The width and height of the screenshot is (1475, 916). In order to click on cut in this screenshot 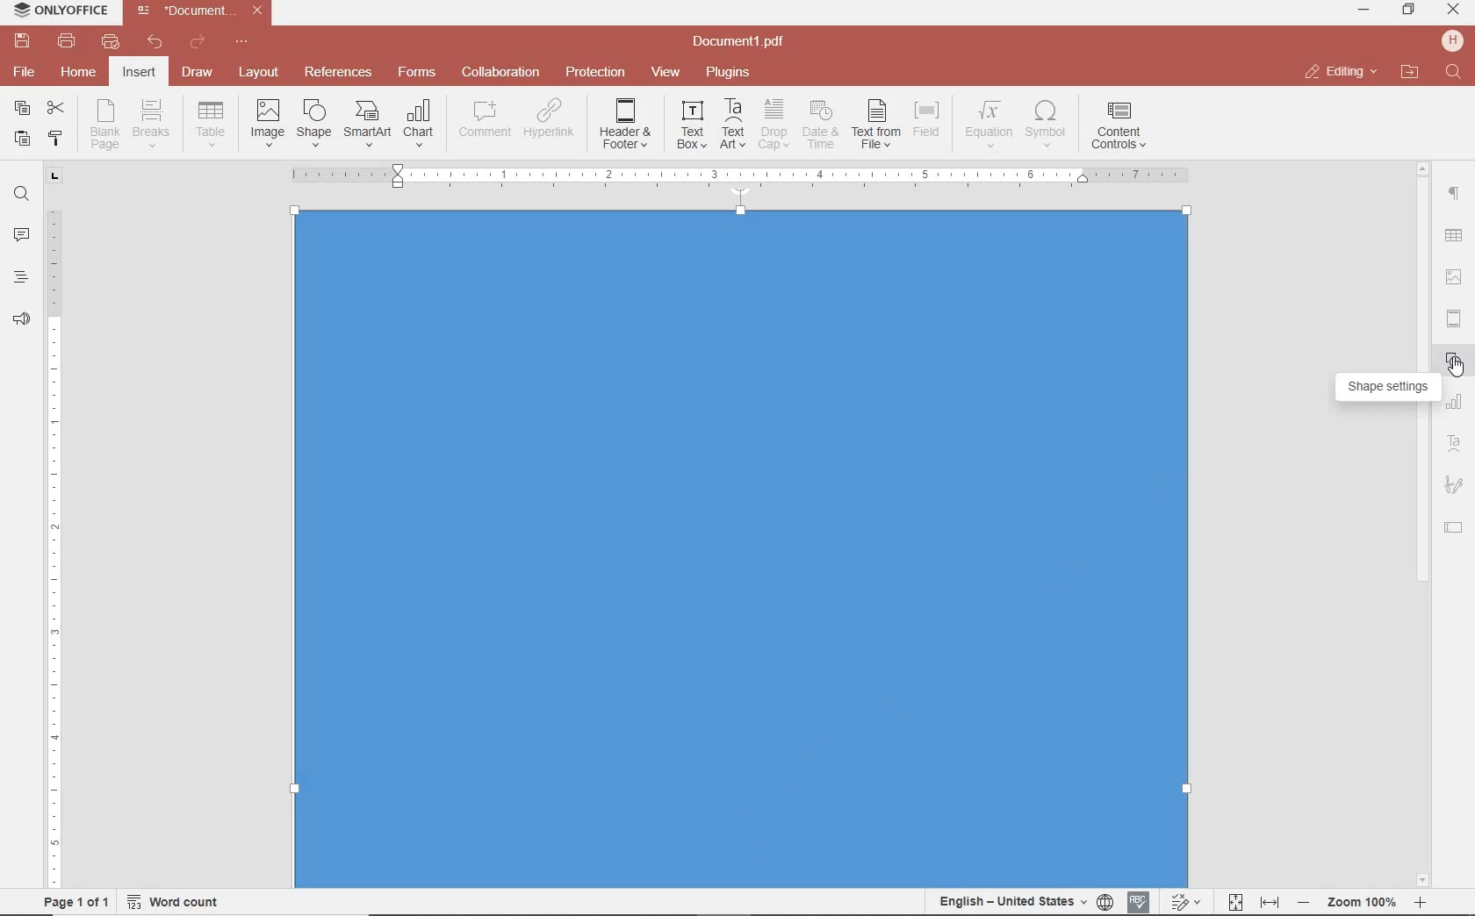, I will do `click(54, 110)`.